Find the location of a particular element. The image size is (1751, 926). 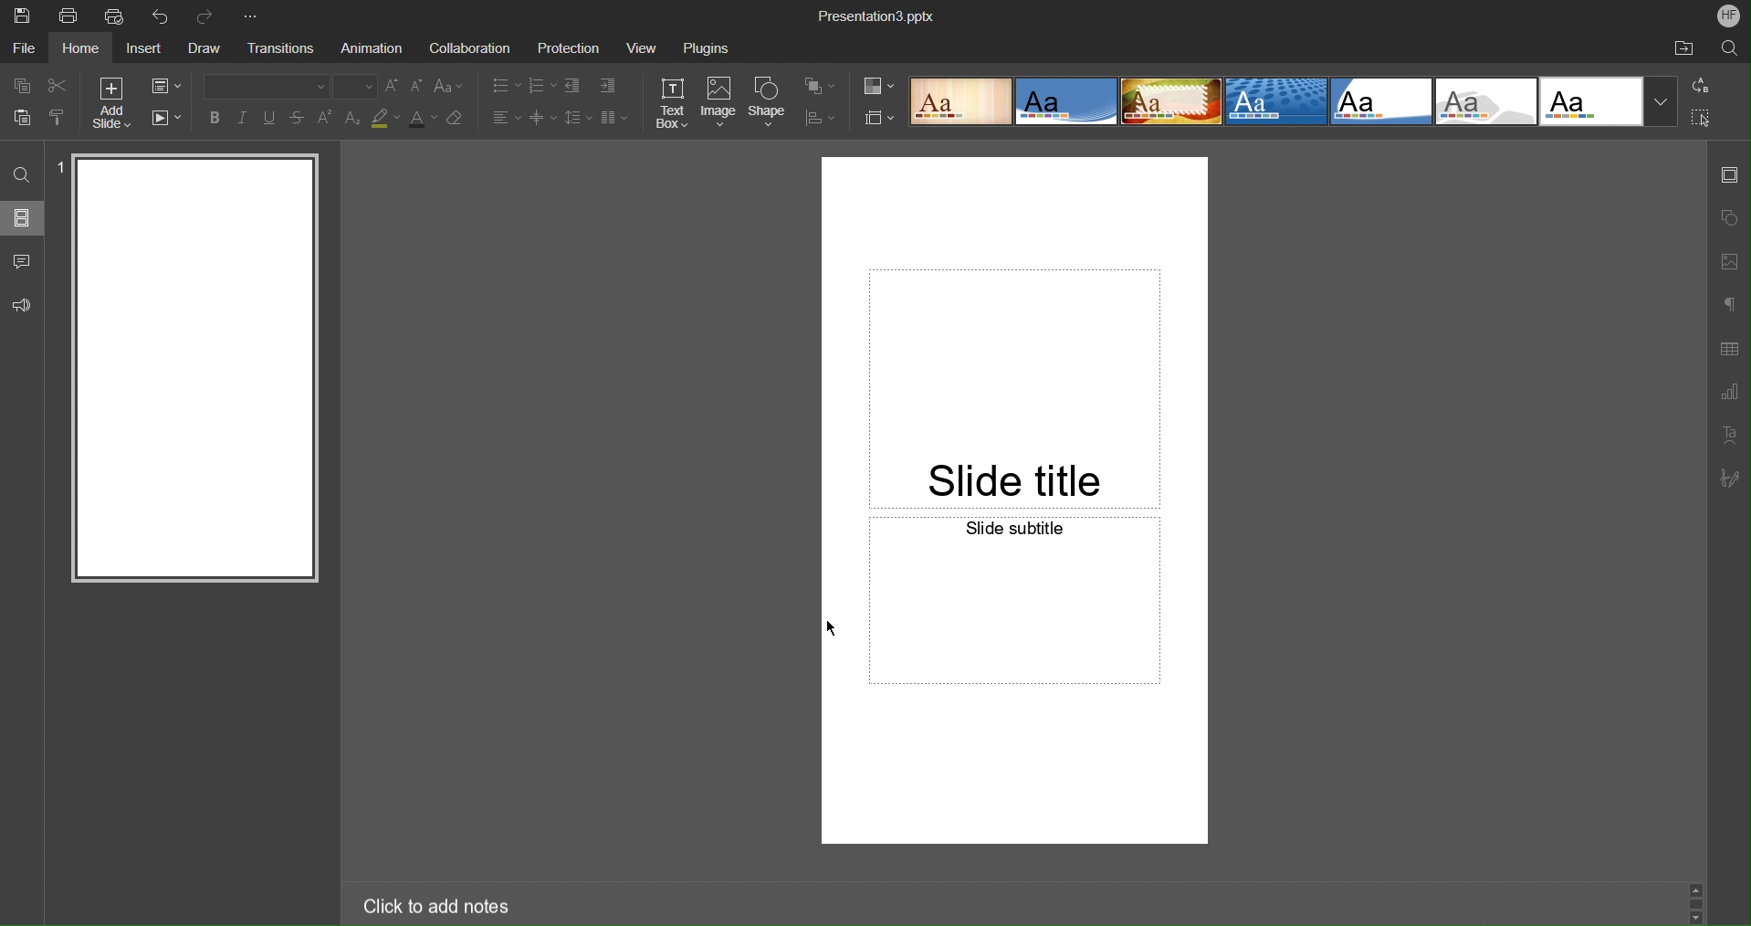

Text Case is located at coordinates (450, 87).